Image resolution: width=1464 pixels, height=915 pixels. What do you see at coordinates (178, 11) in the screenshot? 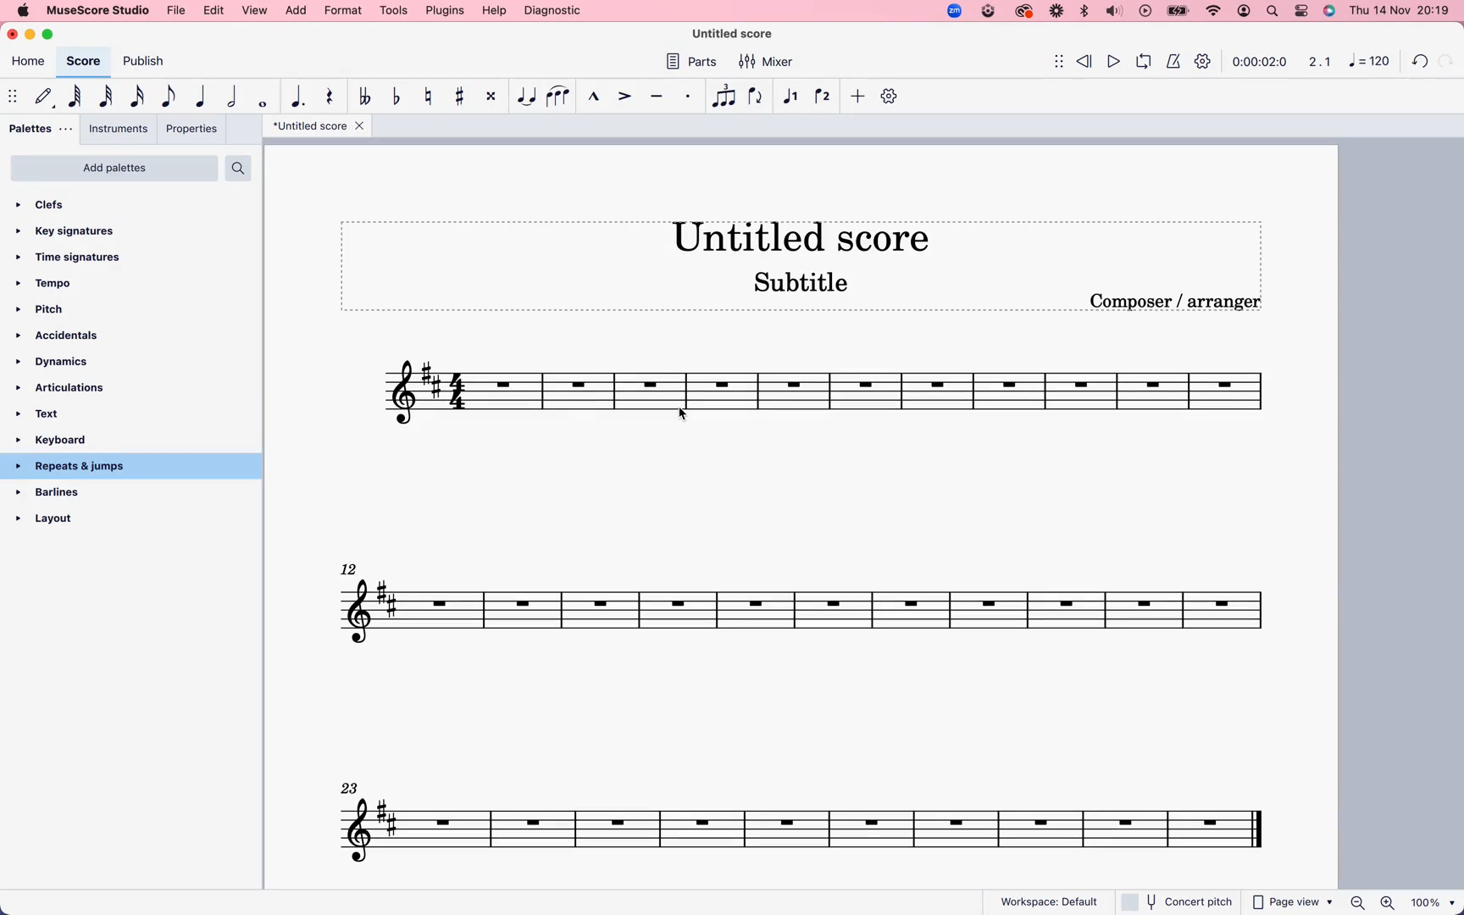
I see `file` at bounding box center [178, 11].